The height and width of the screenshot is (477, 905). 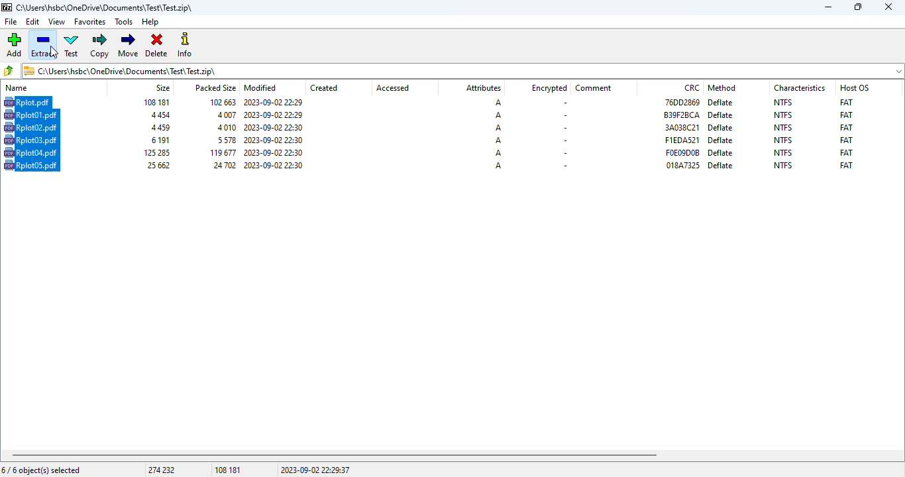 I want to click on move, so click(x=128, y=45).